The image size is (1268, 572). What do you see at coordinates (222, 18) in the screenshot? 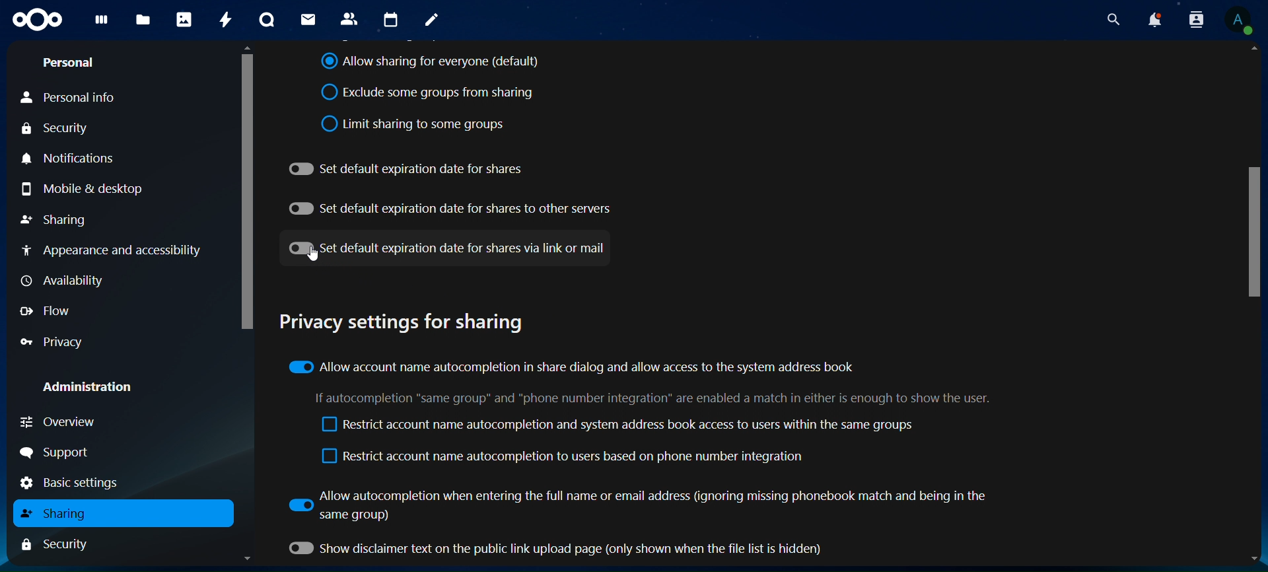
I see `activity` at bounding box center [222, 18].